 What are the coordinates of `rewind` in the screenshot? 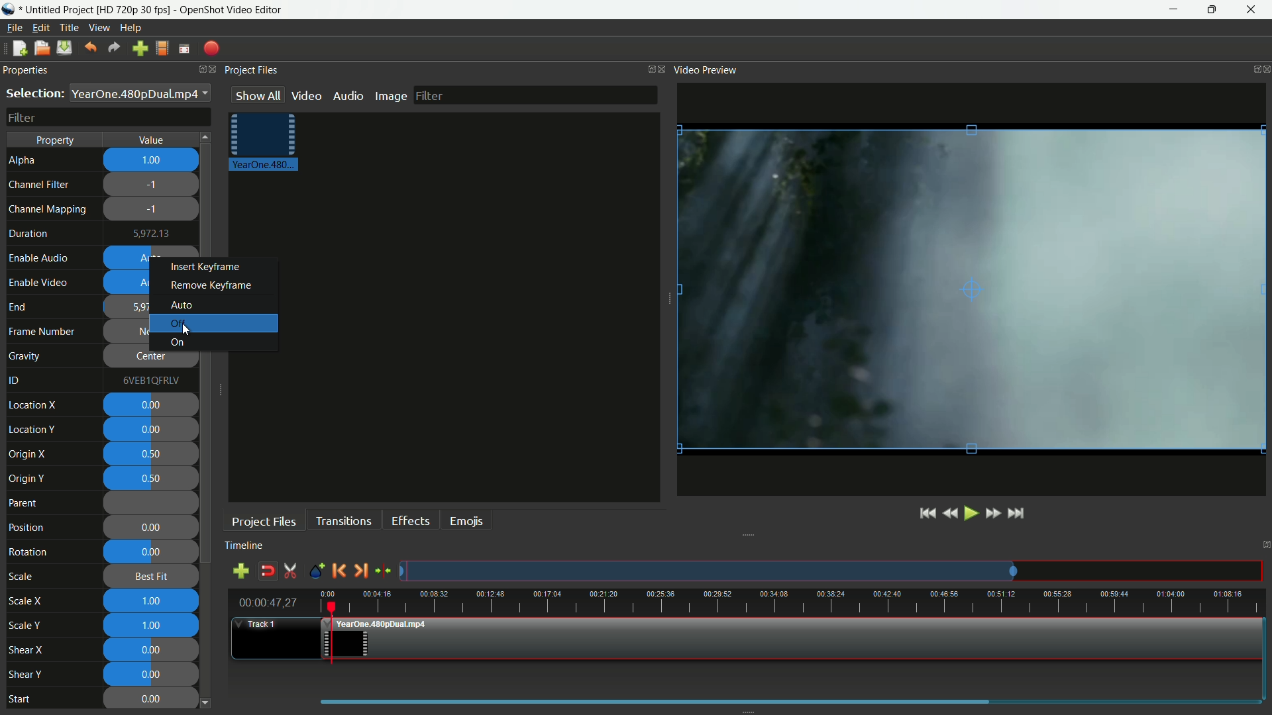 It's located at (887, 514).